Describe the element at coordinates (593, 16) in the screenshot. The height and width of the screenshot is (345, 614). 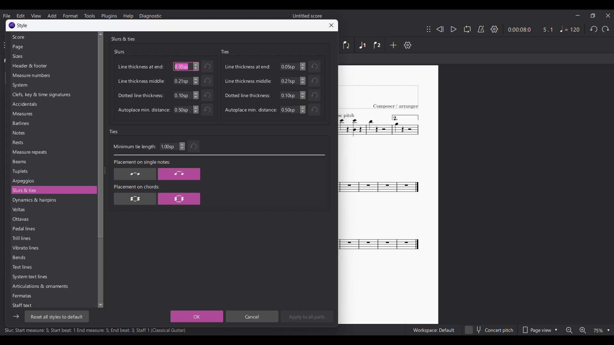
I see `Show in smaller tab` at that location.